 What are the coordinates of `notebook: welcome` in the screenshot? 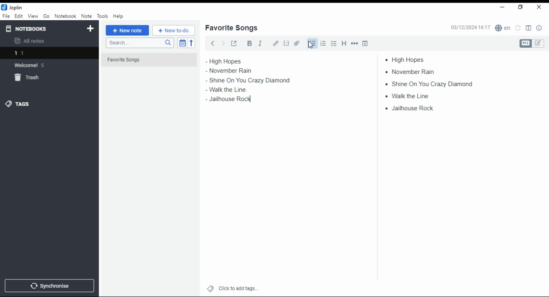 It's located at (31, 65).